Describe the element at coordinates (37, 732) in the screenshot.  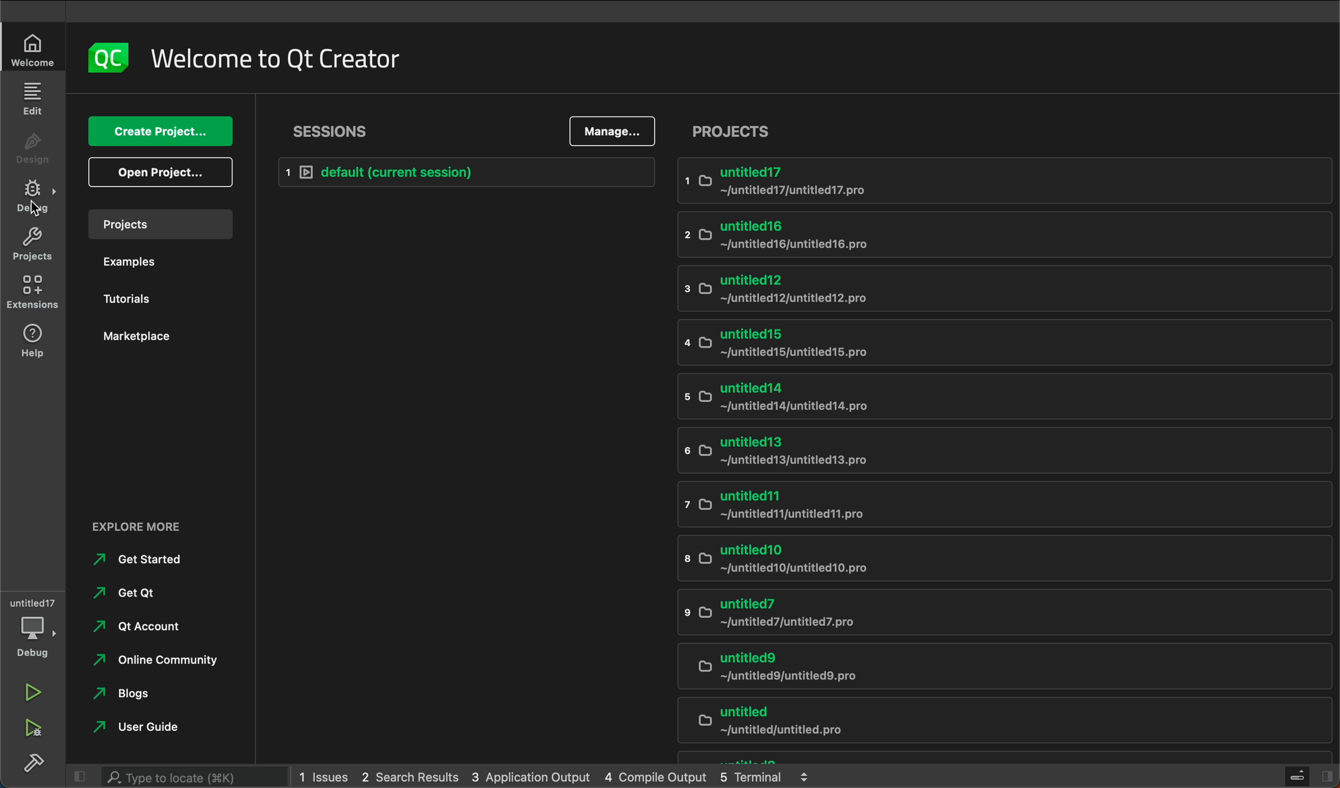
I see `run and debug` at that location.